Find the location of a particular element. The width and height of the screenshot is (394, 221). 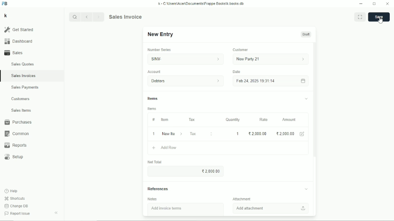

Attachment is located at coordinates (242, 199).